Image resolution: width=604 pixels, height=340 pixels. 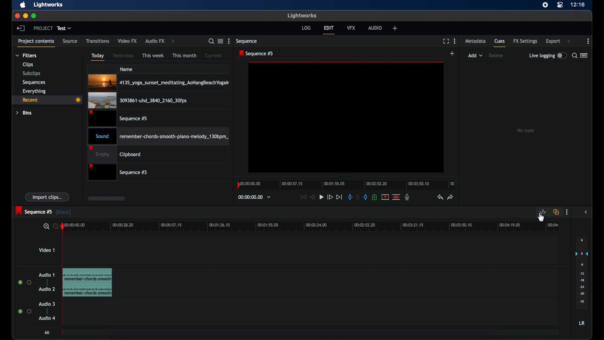 I want to click on bins, so click(x=24, y=113).